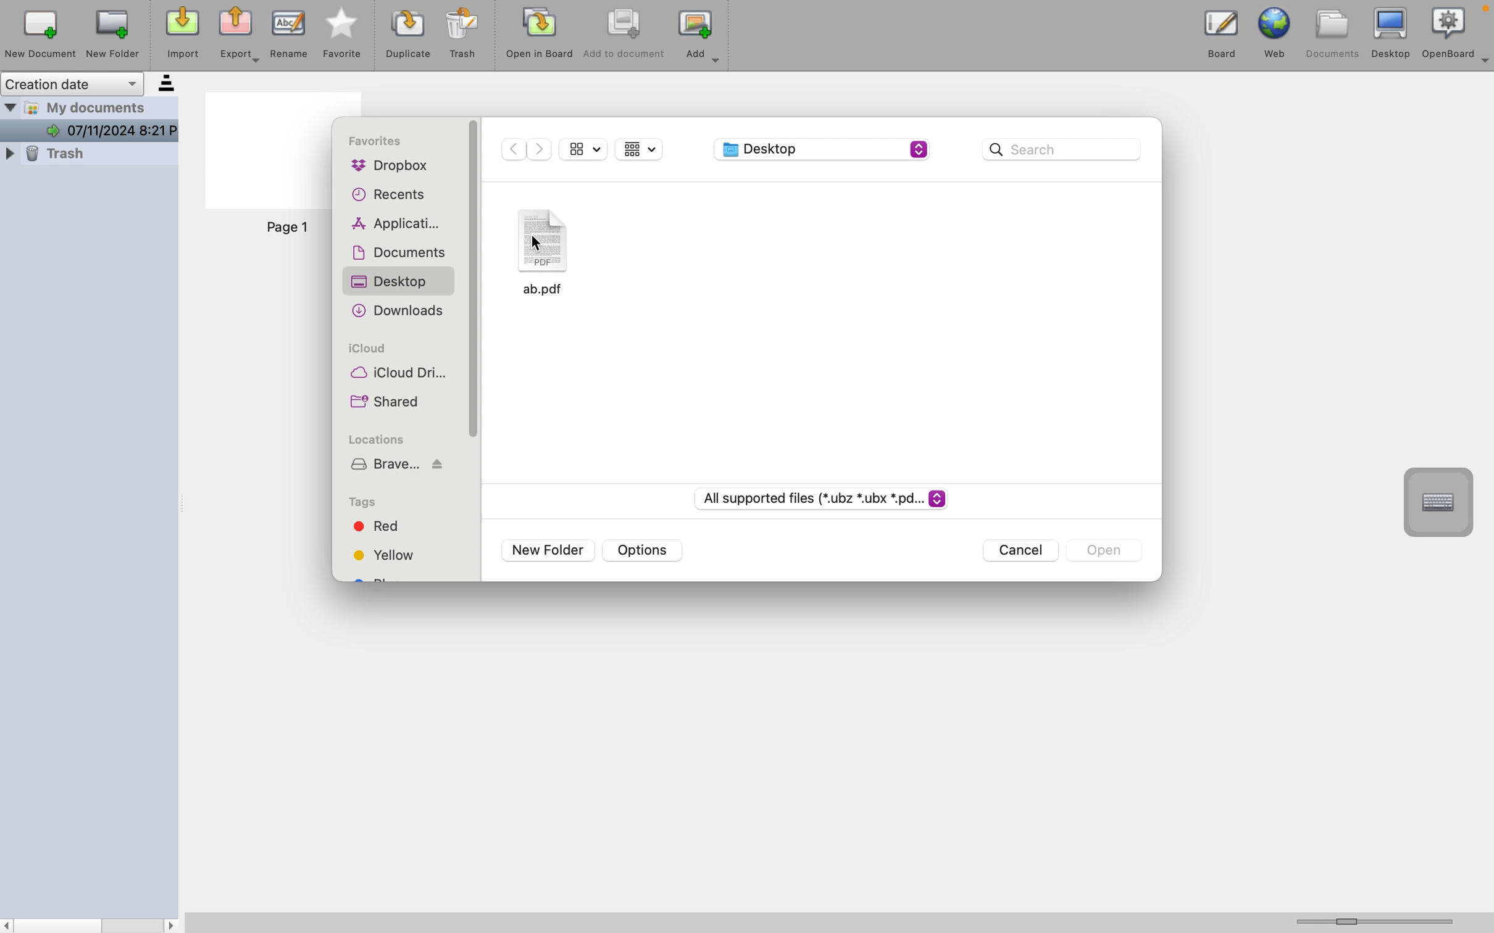 The image size is (1494, 933). I want to click on desktop, so click(824, 149).